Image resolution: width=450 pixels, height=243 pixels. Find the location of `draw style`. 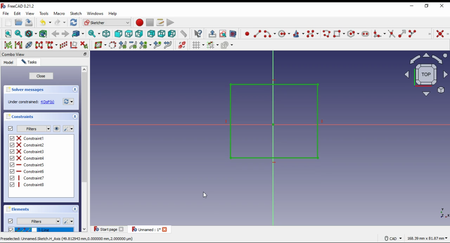

draw style is located at coordinates (31, 34).